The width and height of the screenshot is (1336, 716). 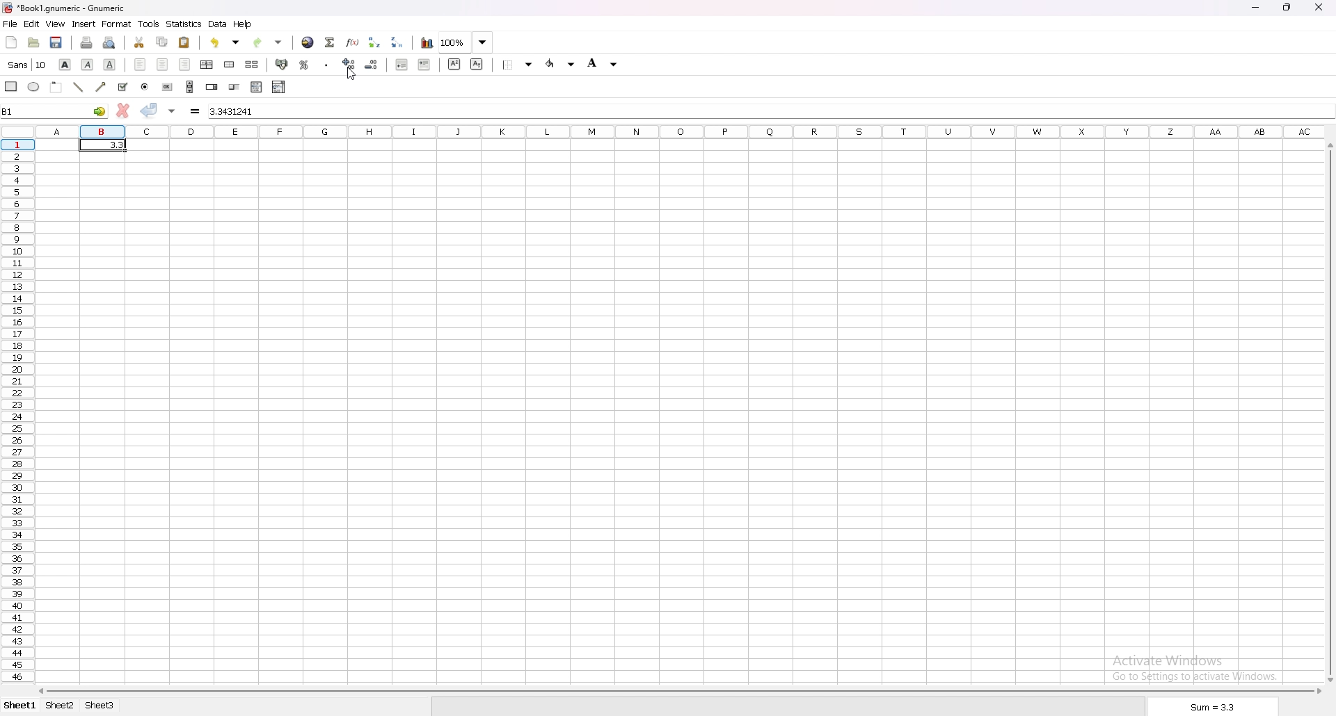 I want to click on summation, so click(x=331, y=42).